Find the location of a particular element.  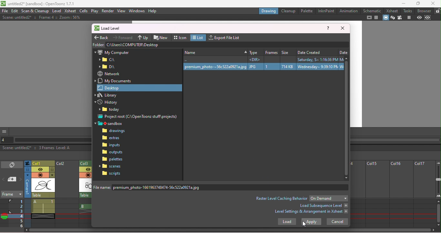

Scenes is located at coordinates (111, 166).